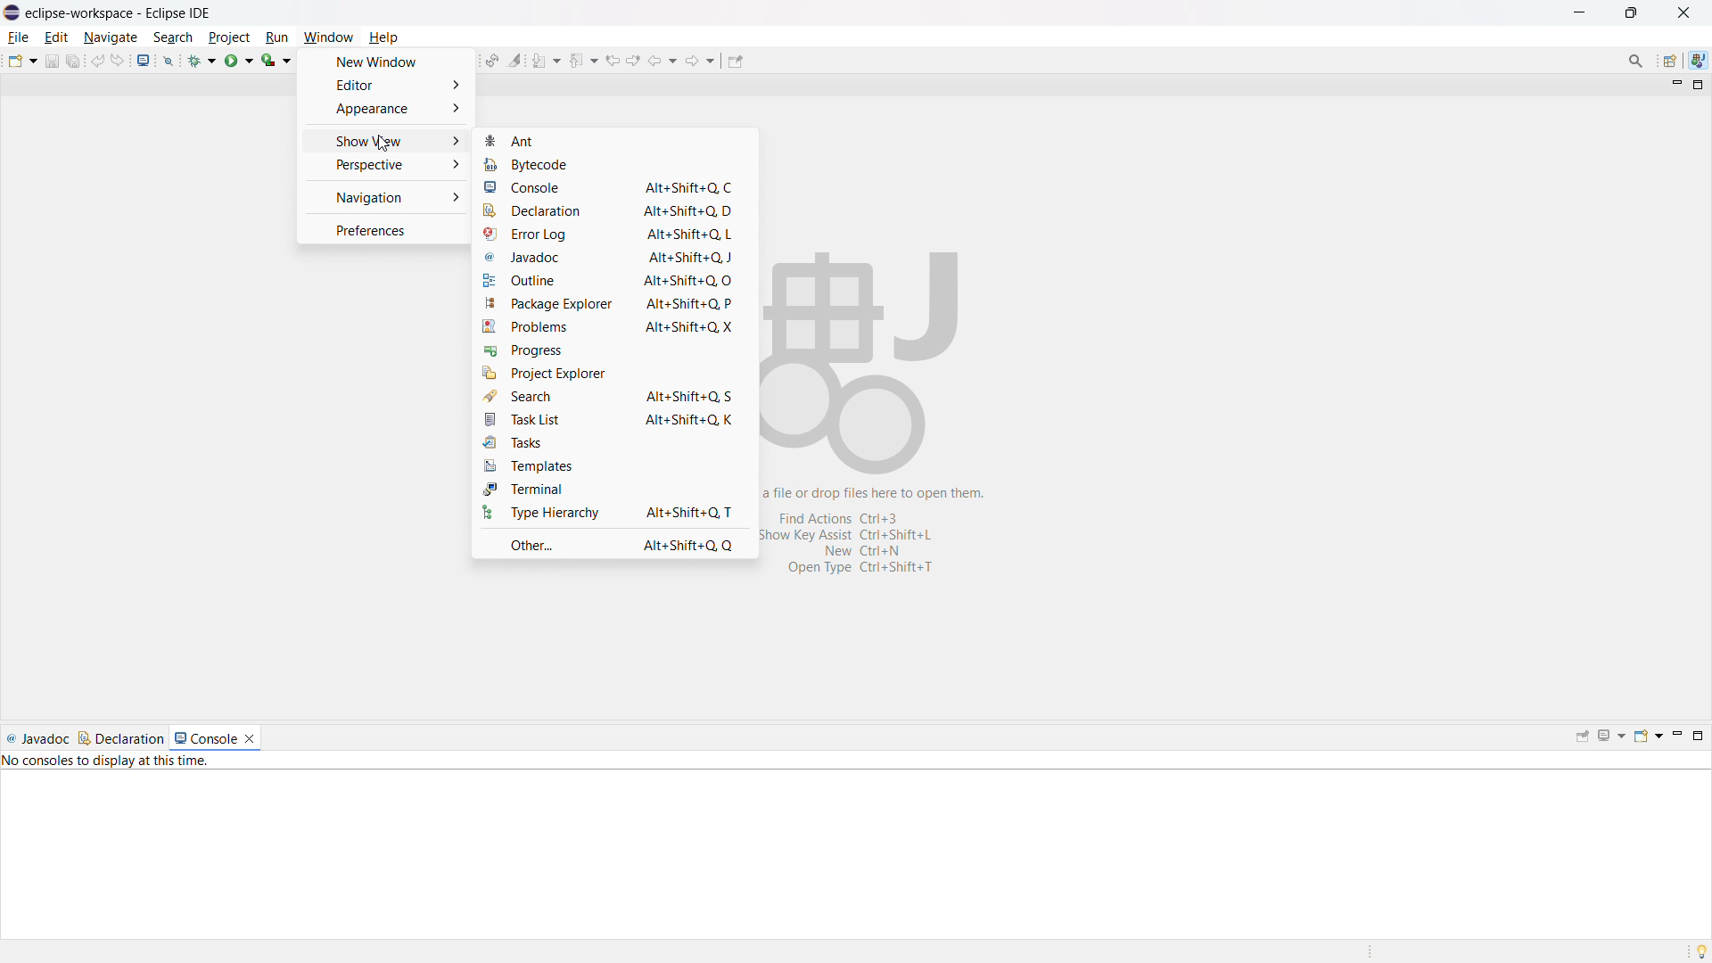  I want to click on undo, so click(96, 61).